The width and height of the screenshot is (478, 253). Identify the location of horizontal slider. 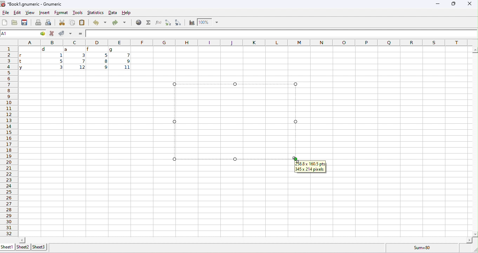
(245, 240).